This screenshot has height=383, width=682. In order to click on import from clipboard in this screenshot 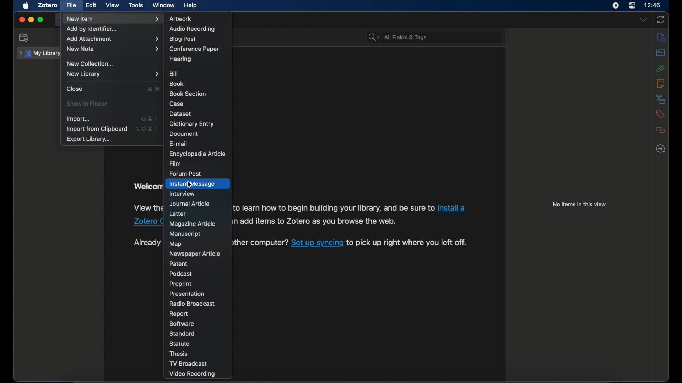, I will do `click(96, 129)`.